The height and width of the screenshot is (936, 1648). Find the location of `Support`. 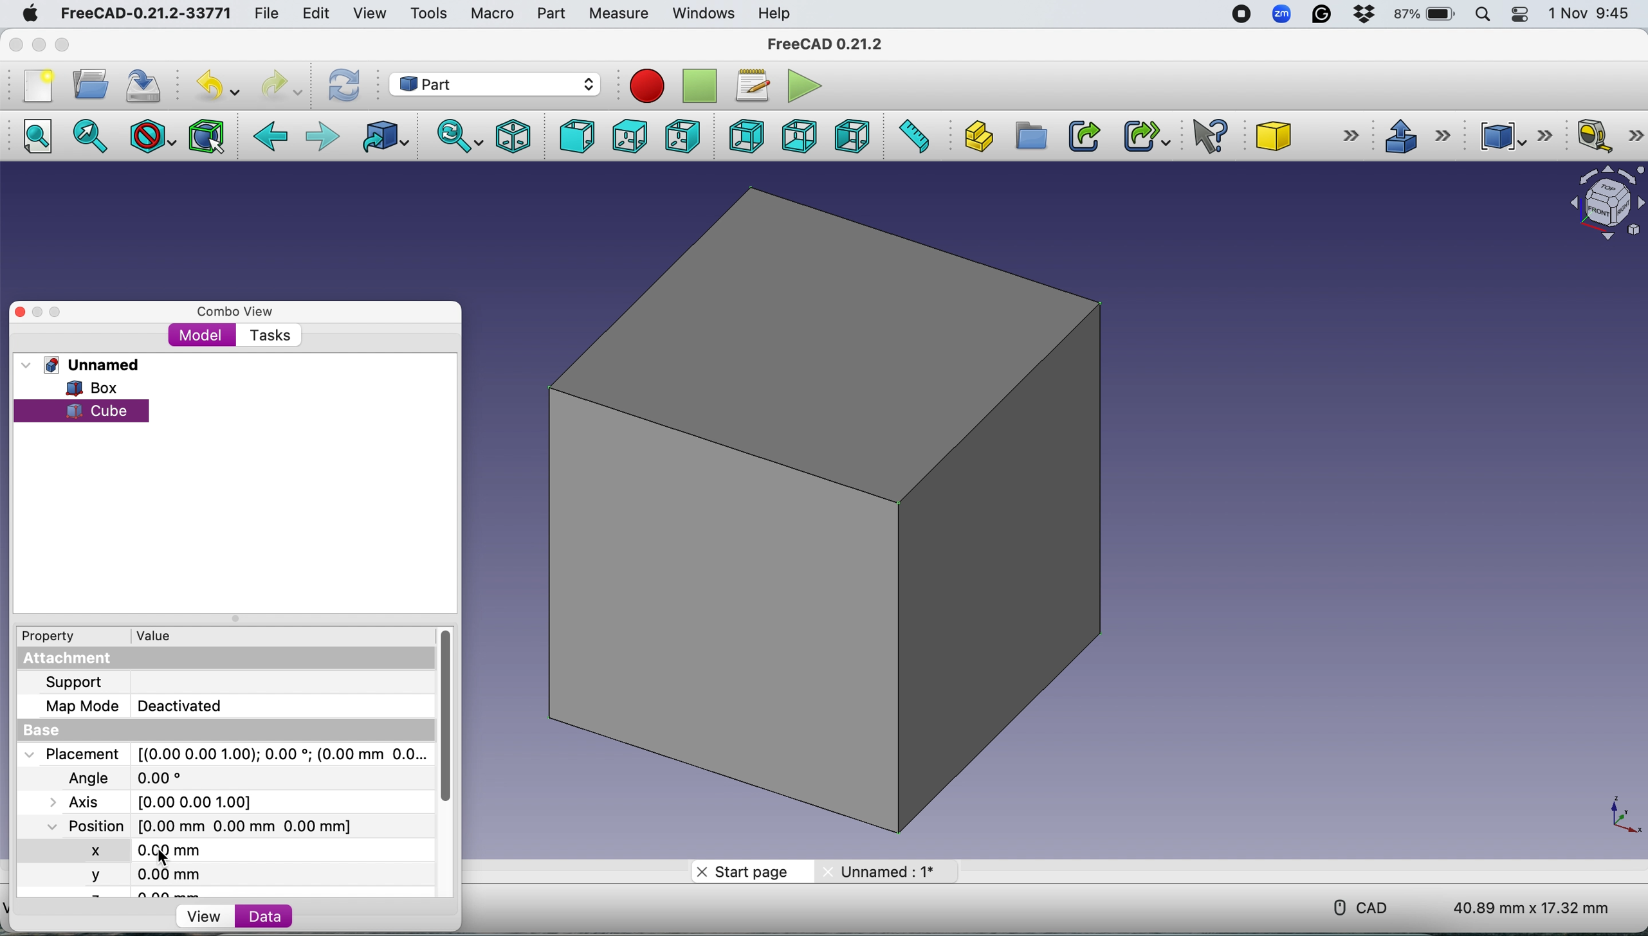

Support is located at coordinates (73, 681).